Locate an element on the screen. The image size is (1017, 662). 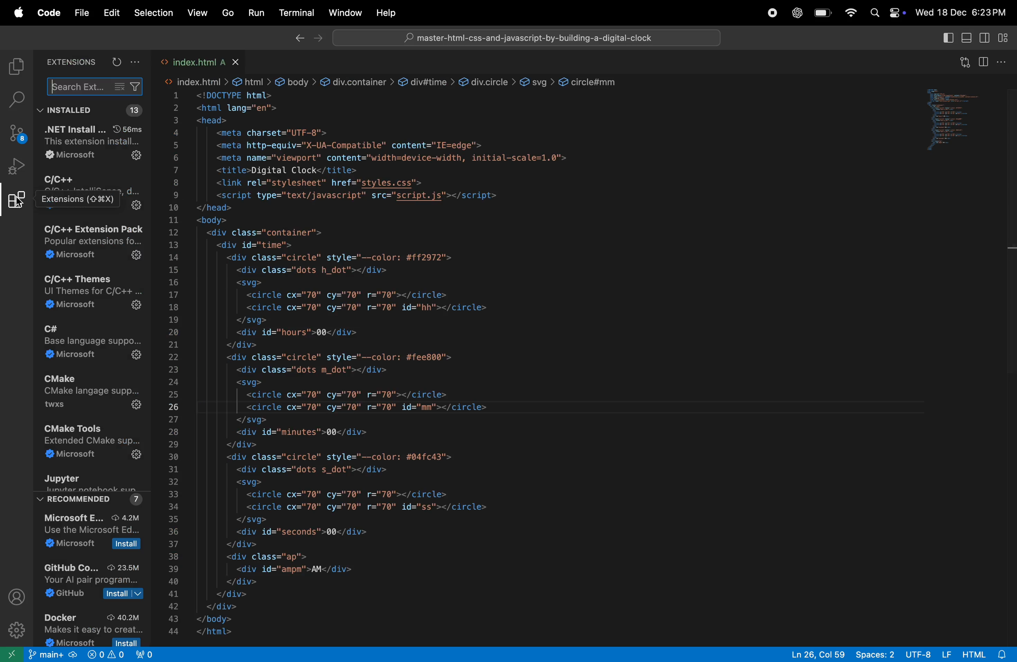
ln col 59 is located at coordinates (812, 653).